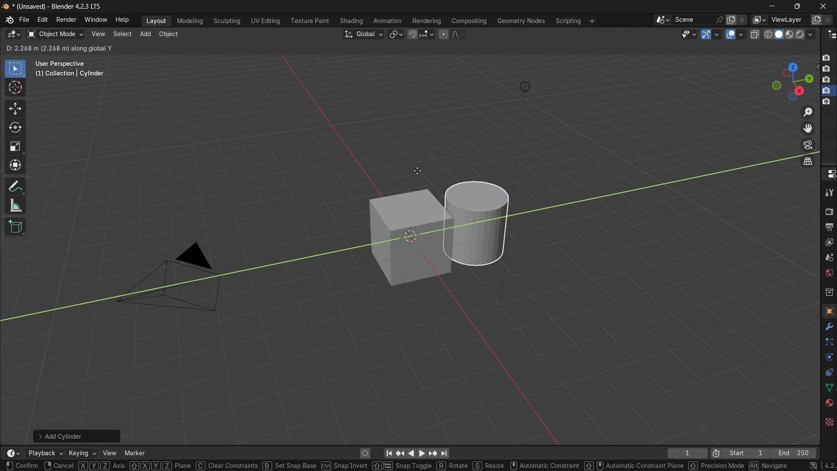  I want to click on rendering menu, so click(426, 21).